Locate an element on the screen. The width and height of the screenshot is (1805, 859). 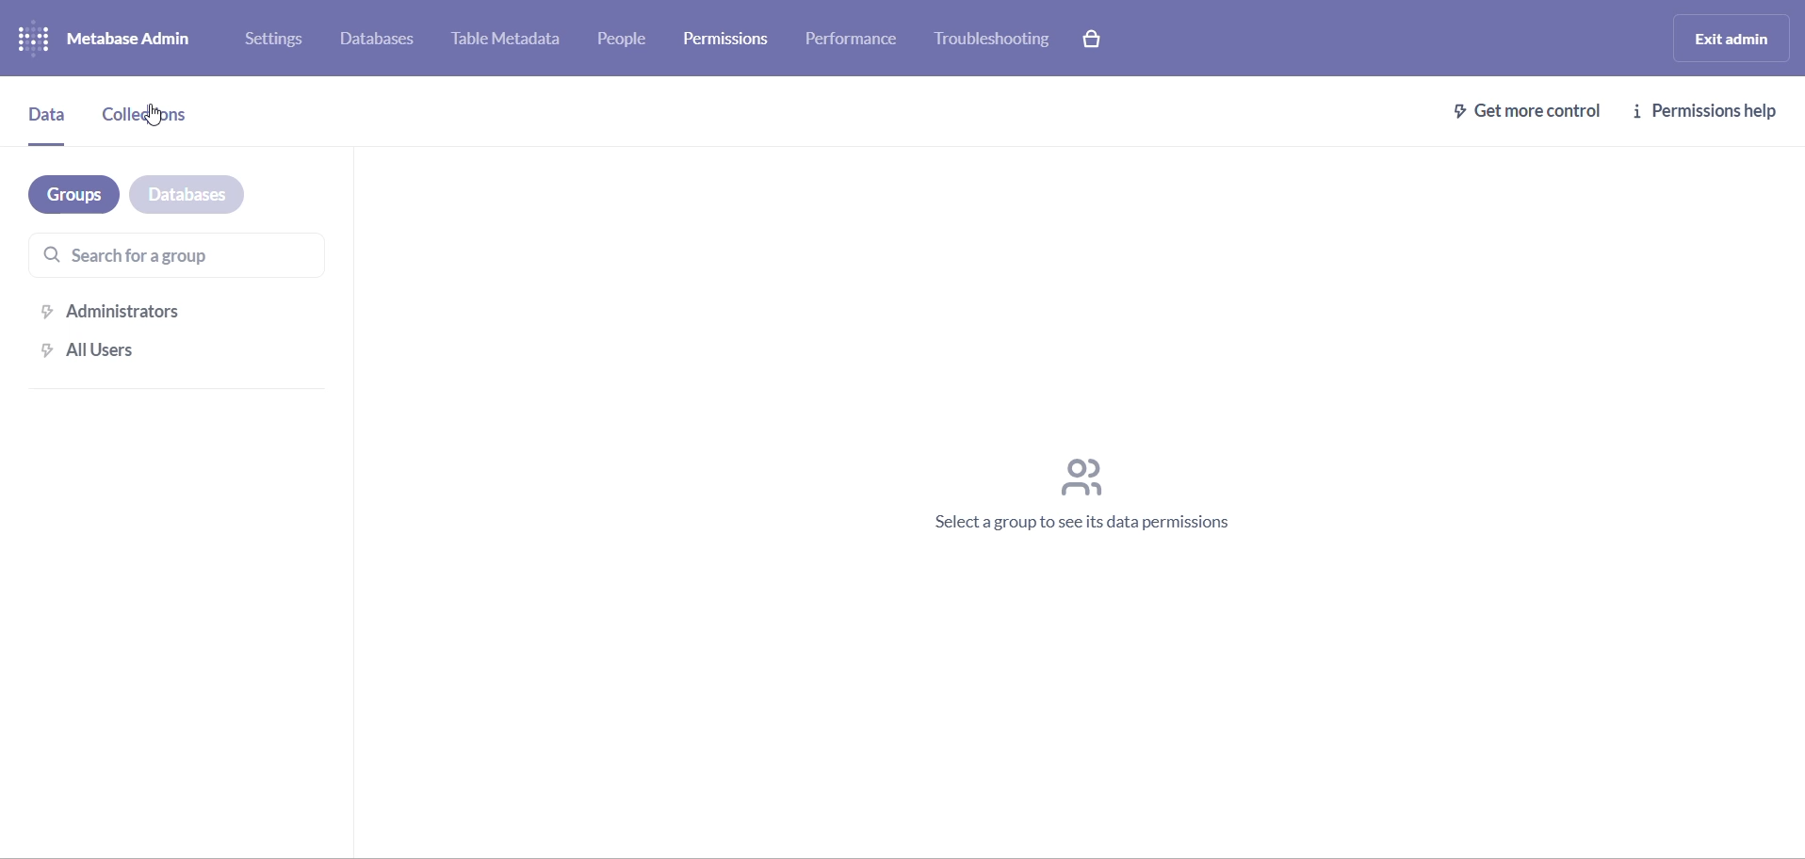
text is located at coordinates (1100, 520).